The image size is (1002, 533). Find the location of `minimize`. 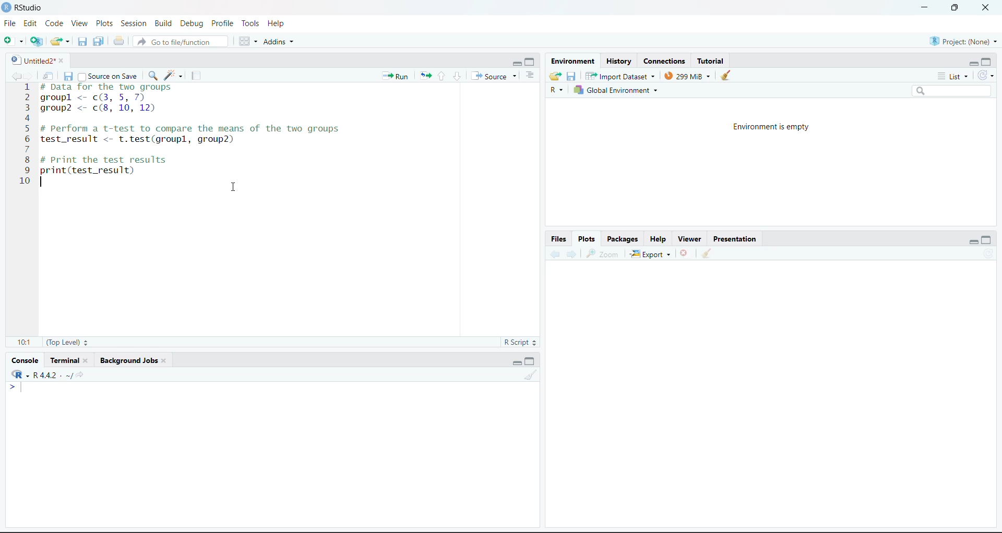

minimize is located at coordinates (974, 64).